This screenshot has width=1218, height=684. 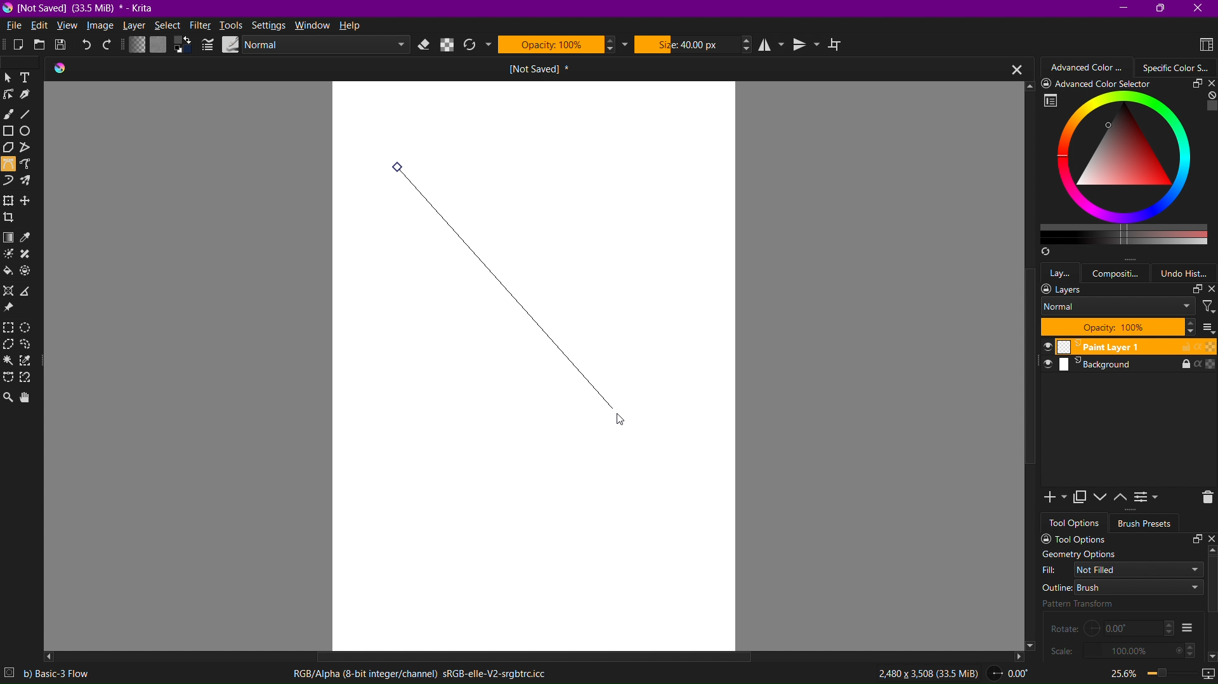 What do you see at coordinates (9, 378) in the screenshot?
I see `Bezier Curve Selection Tool` at bounding box center [9, 378].